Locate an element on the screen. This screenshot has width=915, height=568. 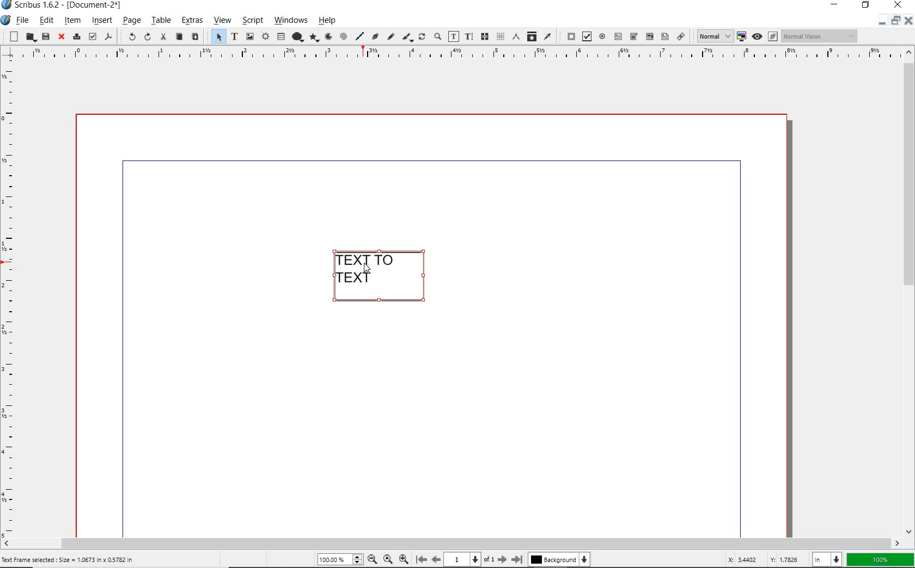
pdf check box is located at coordinates (587, 36).